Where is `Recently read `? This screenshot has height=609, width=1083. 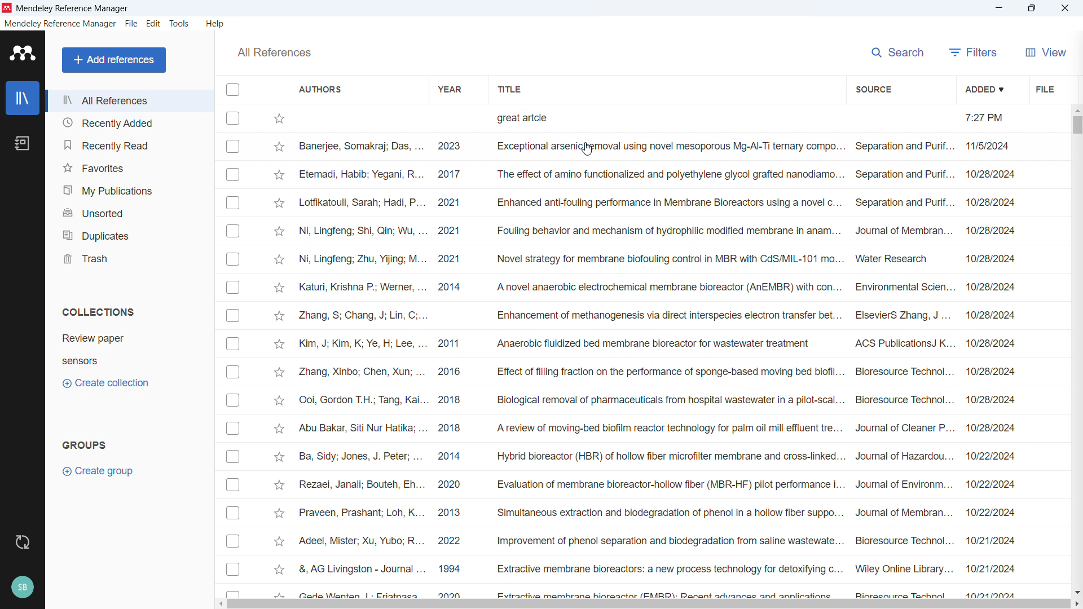 Recently read  is located at coordinates (130, 145).